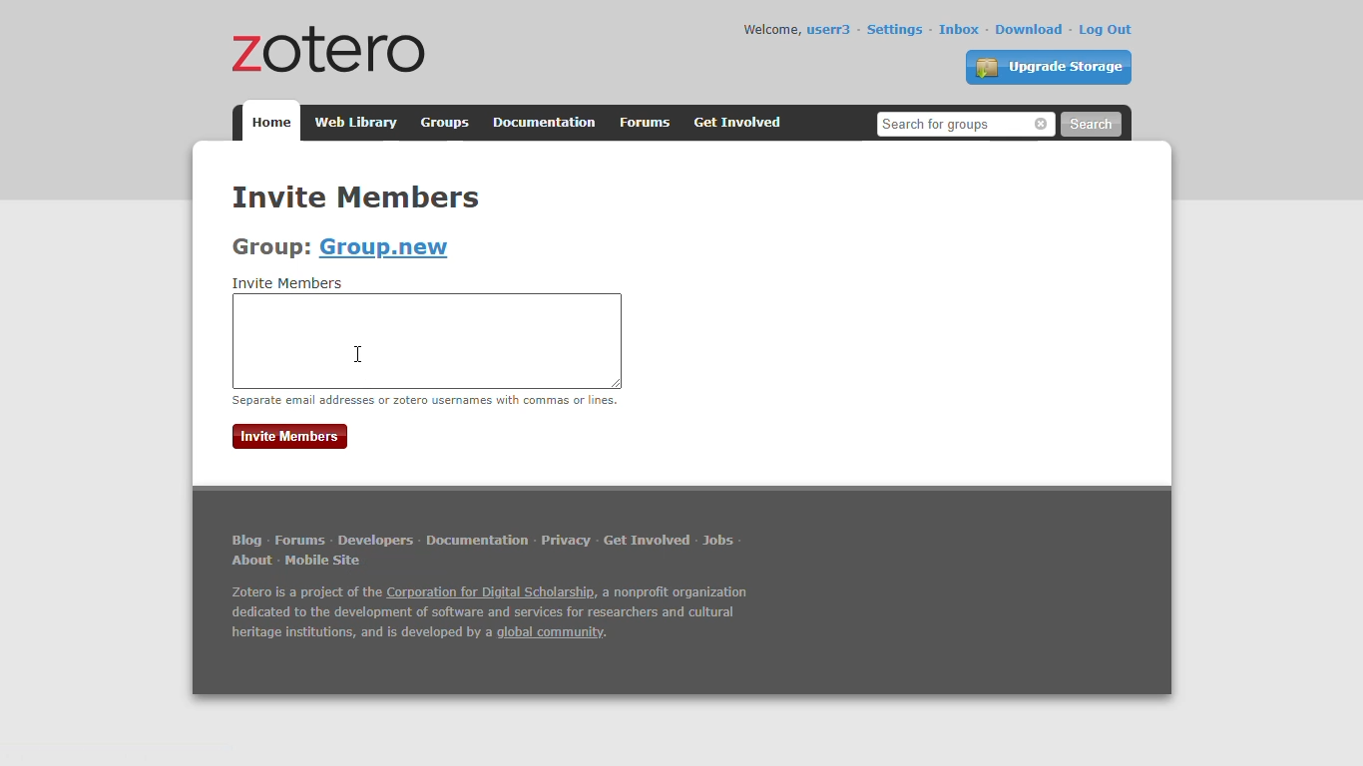 This screenshot has width=1363, height=766. Describe the element at coordinates (894, 29) in the screenshot. I see `settings` at that location.